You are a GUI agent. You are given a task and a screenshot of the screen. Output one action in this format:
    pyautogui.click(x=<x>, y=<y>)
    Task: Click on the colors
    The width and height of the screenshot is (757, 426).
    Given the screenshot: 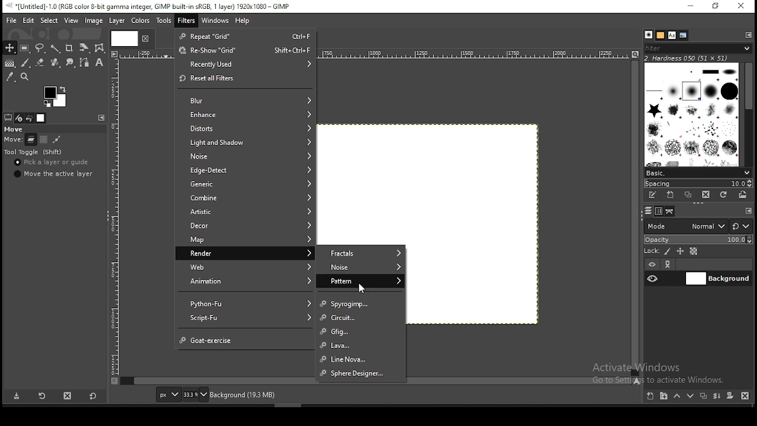 What is the action you would take?
    pyautogui.click(x=140, y=21)
    